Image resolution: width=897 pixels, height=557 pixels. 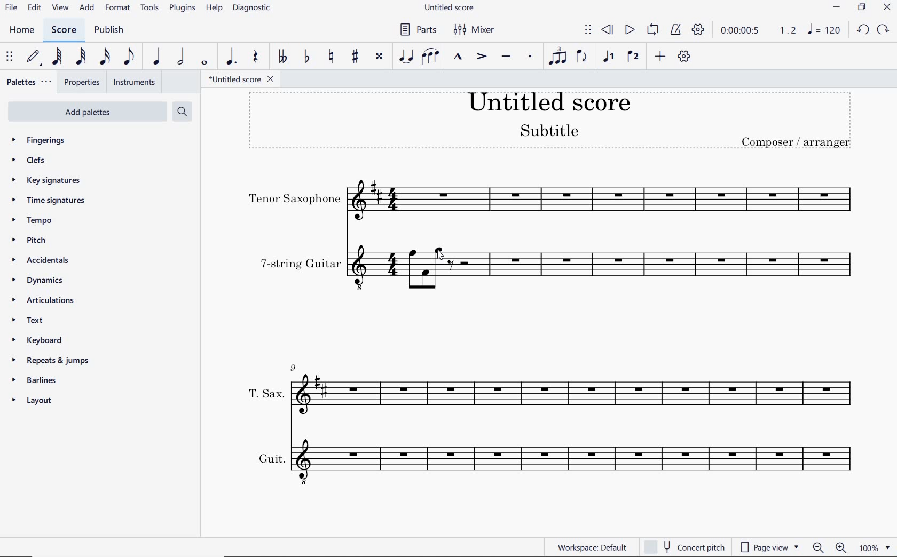 What do you see at coordinates (180, 57) in the screenshot?
I see `HALF NOTE` at bounding box center [180, 57].